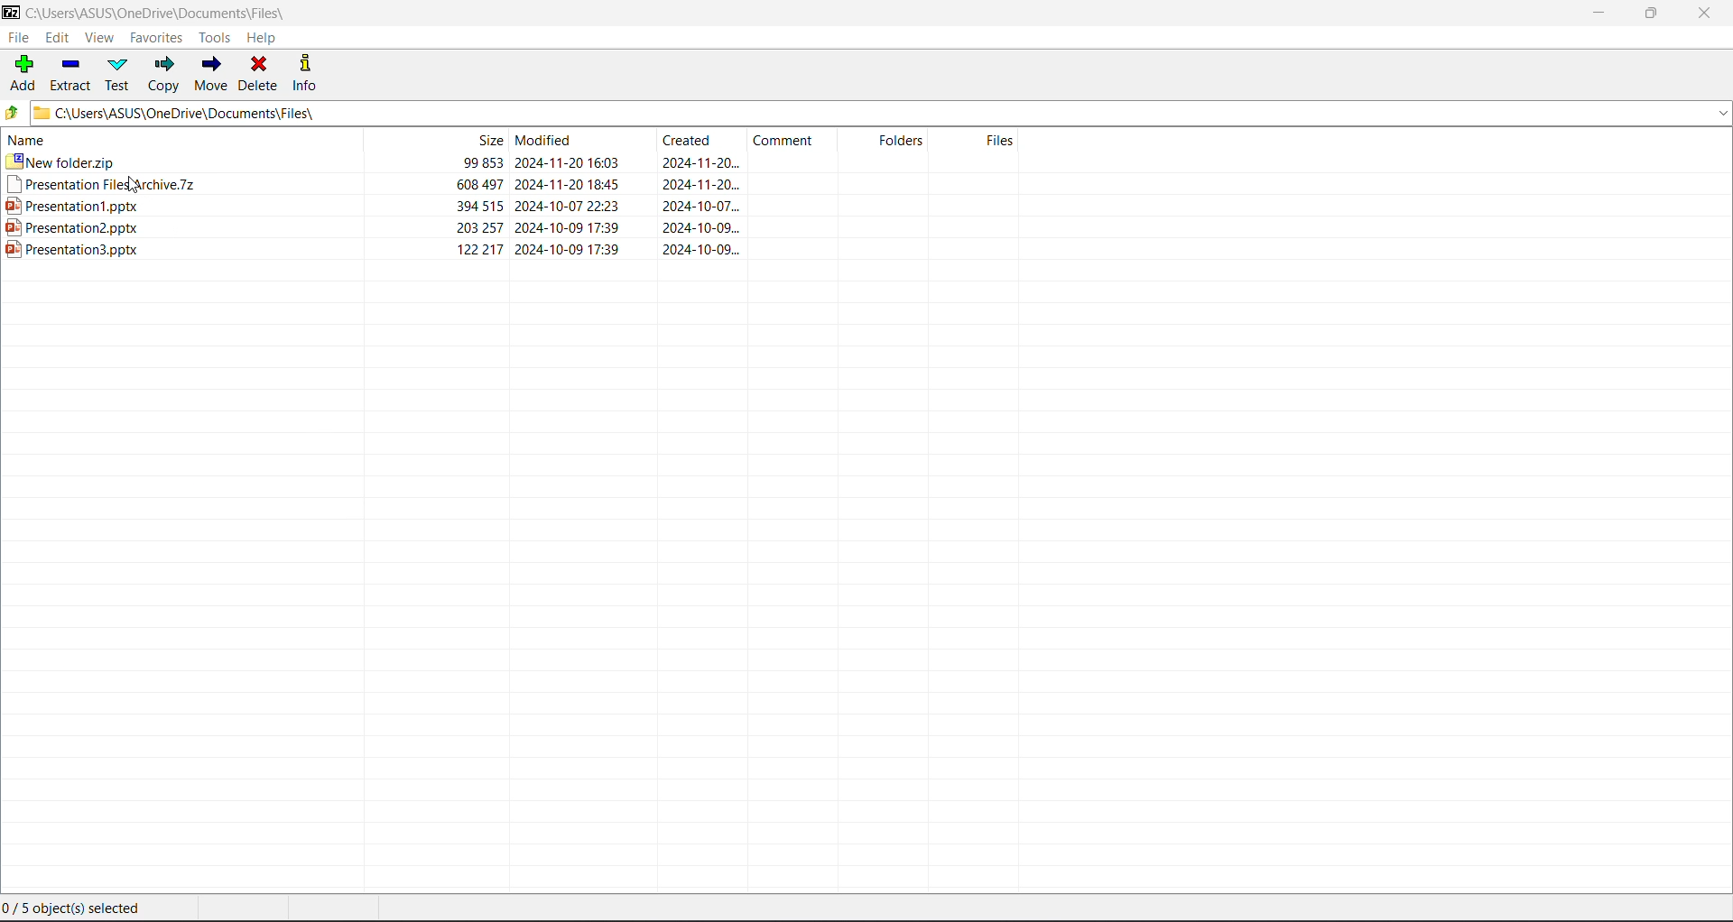 The width and height of the screenshot is (1733, 922). Describe the element at coordinates (21, 72) in the screenshot. I see `Add` at that location.